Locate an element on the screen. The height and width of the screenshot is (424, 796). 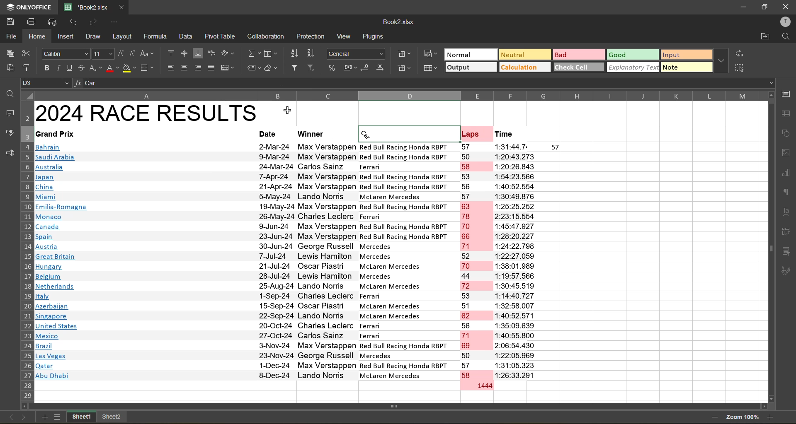
align left is located at coordinates (171, 67).